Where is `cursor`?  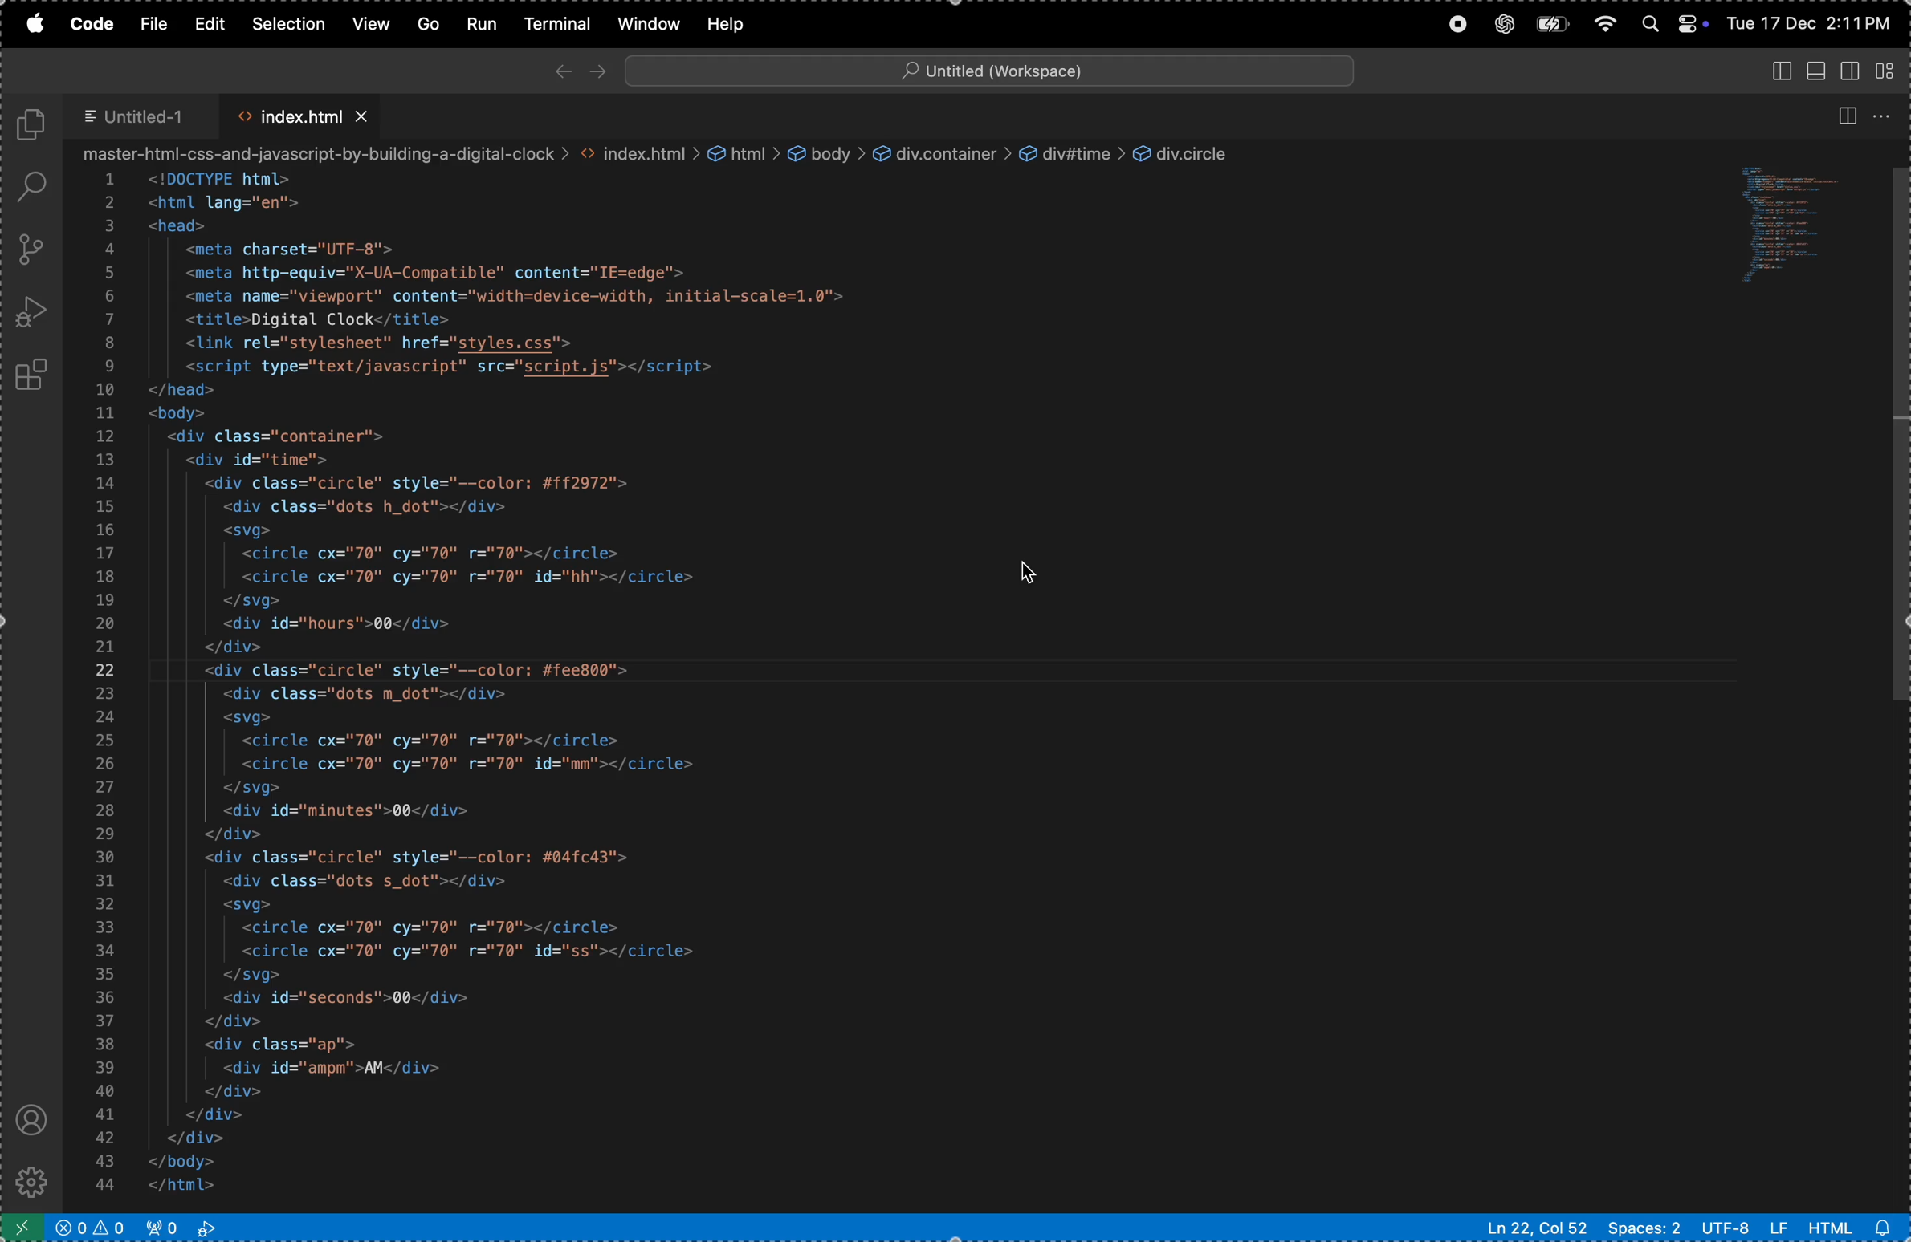
cursor is located at coordinates (1033, 573).